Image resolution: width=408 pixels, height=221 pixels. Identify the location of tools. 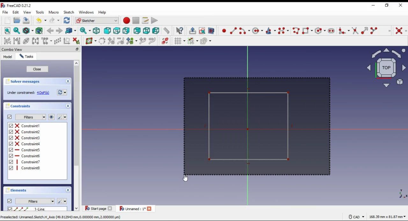
(40, 12).